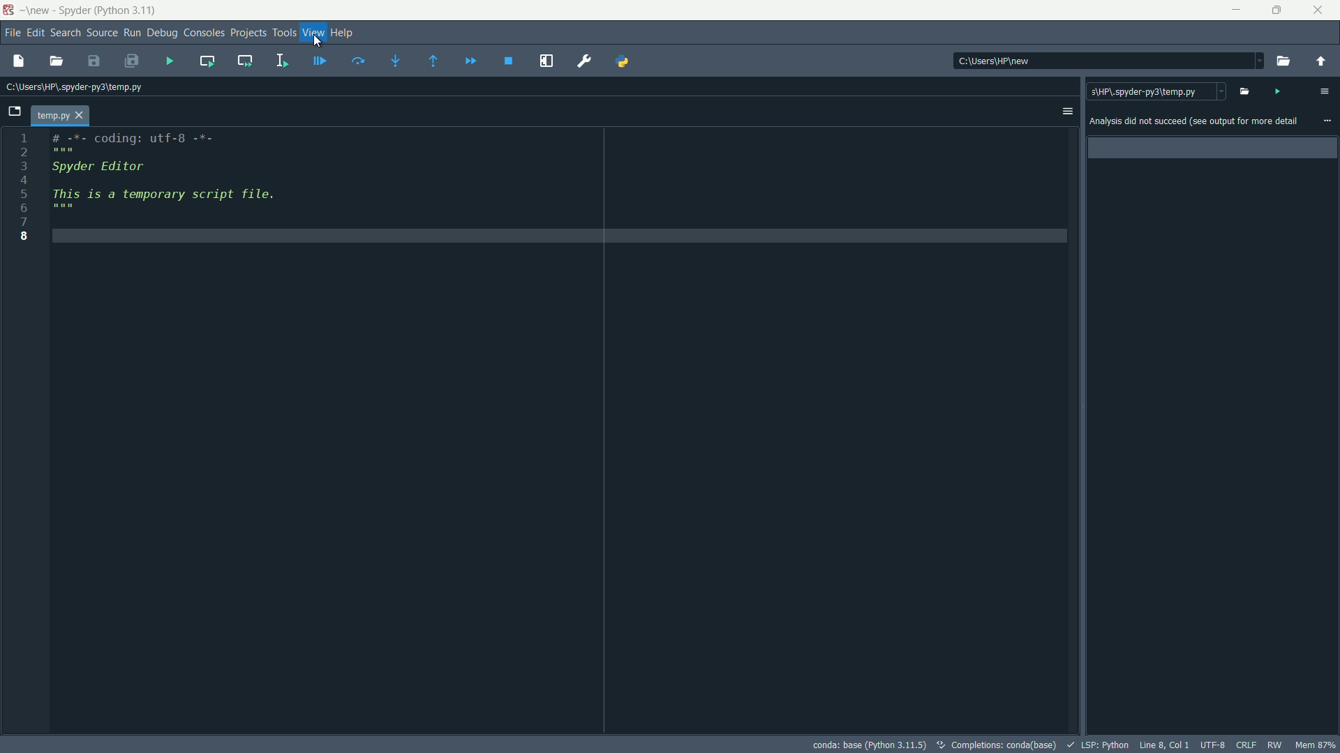  I want to click on file menu, so click(10, 33).